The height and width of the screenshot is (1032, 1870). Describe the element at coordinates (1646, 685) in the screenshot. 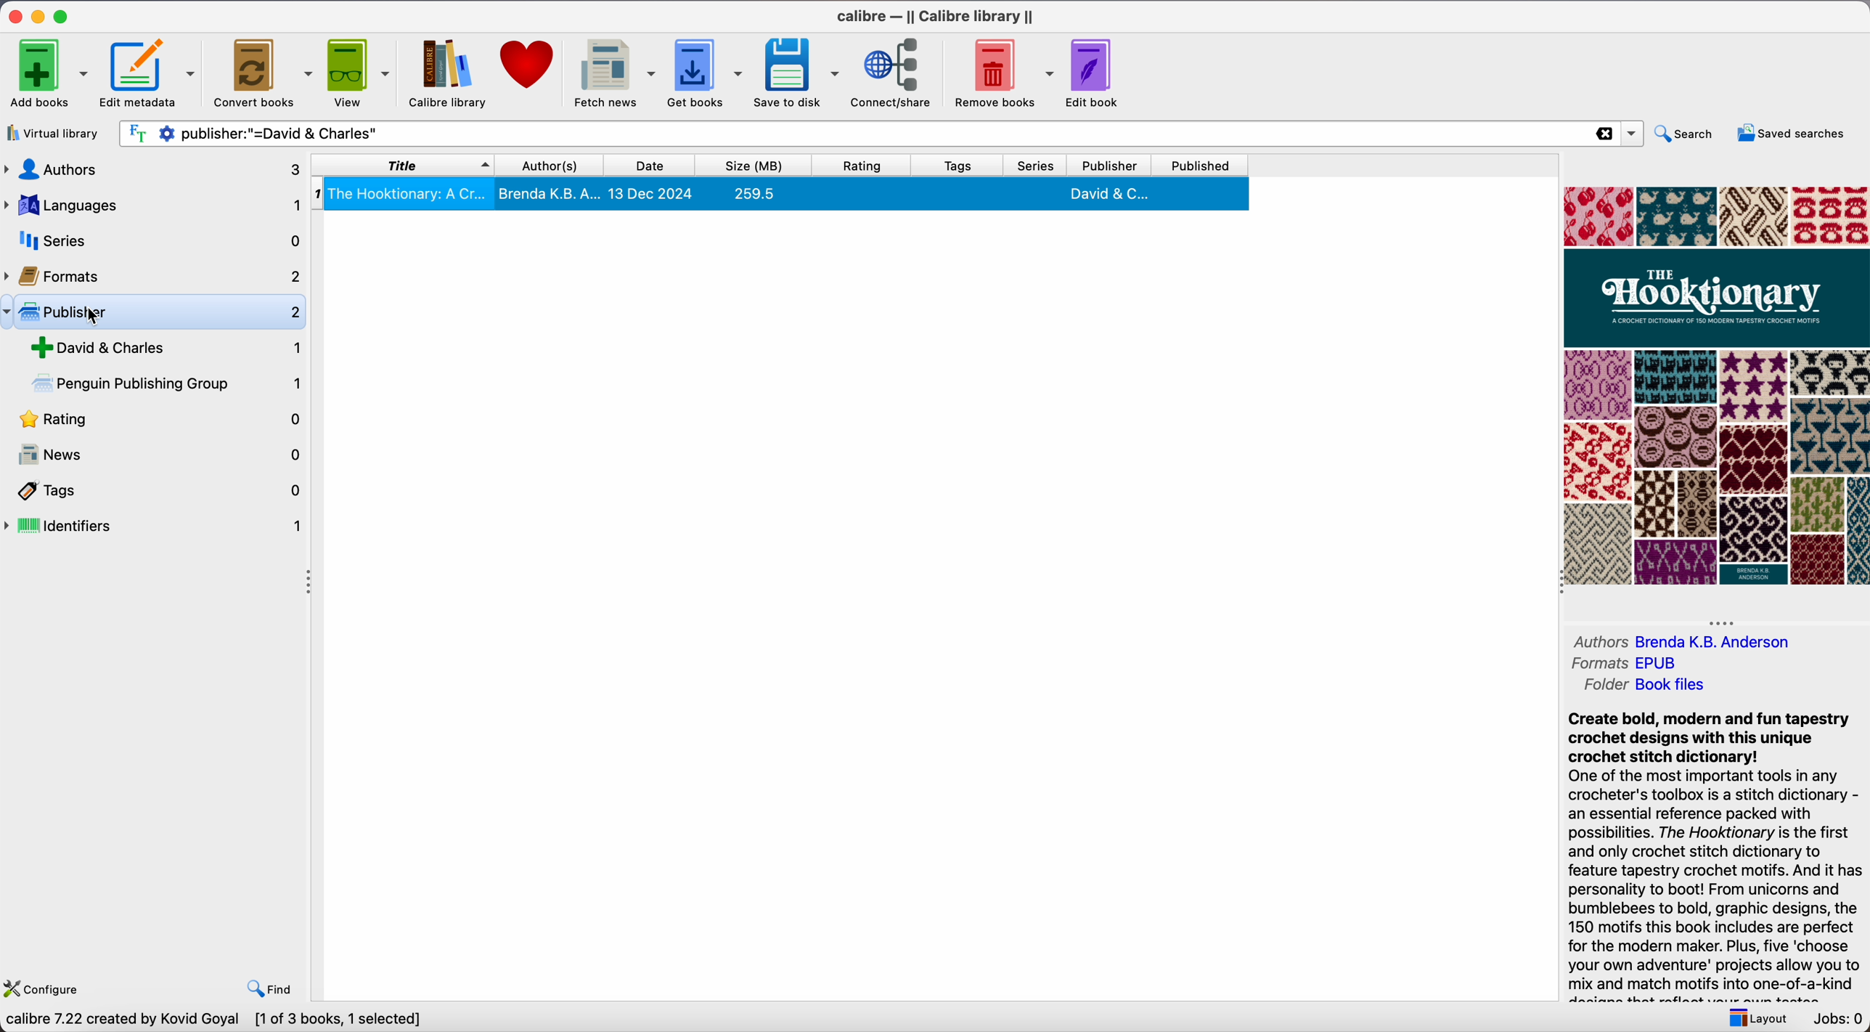

I see `folder Book files` at that location.